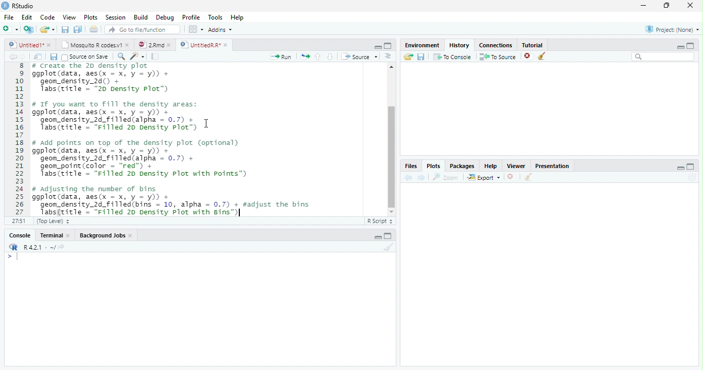 This screenshot has height=370, width=703. Describe the element at coordinates (528, 57) in the screenshot. I see `close` at that location.